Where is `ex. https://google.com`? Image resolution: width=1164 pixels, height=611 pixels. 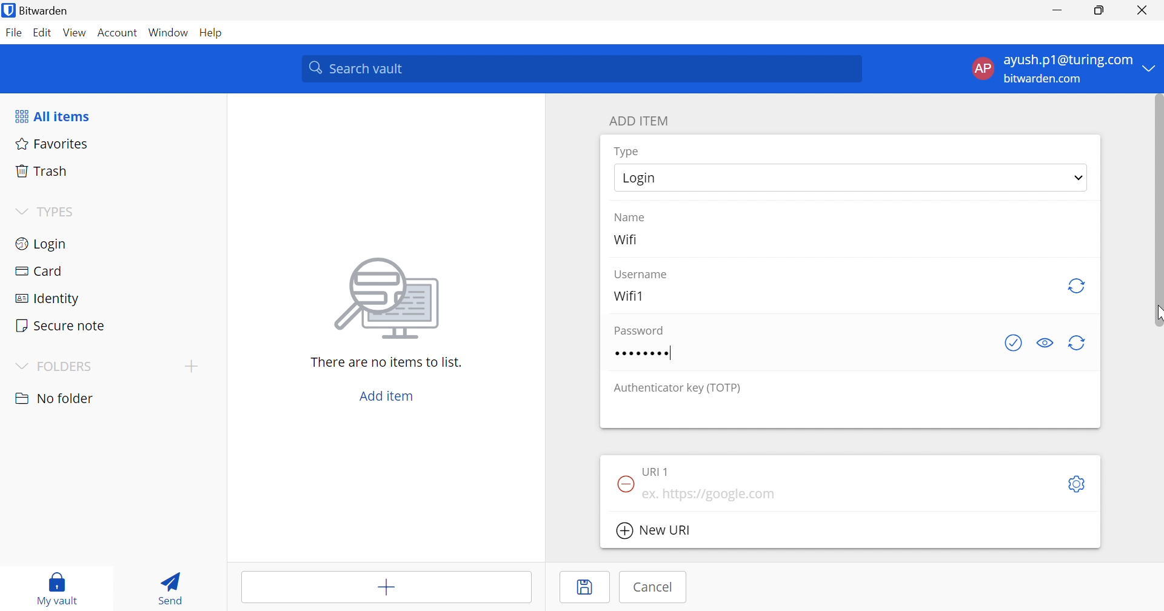
ex. https://google.com is located at coordinates (710, 495).